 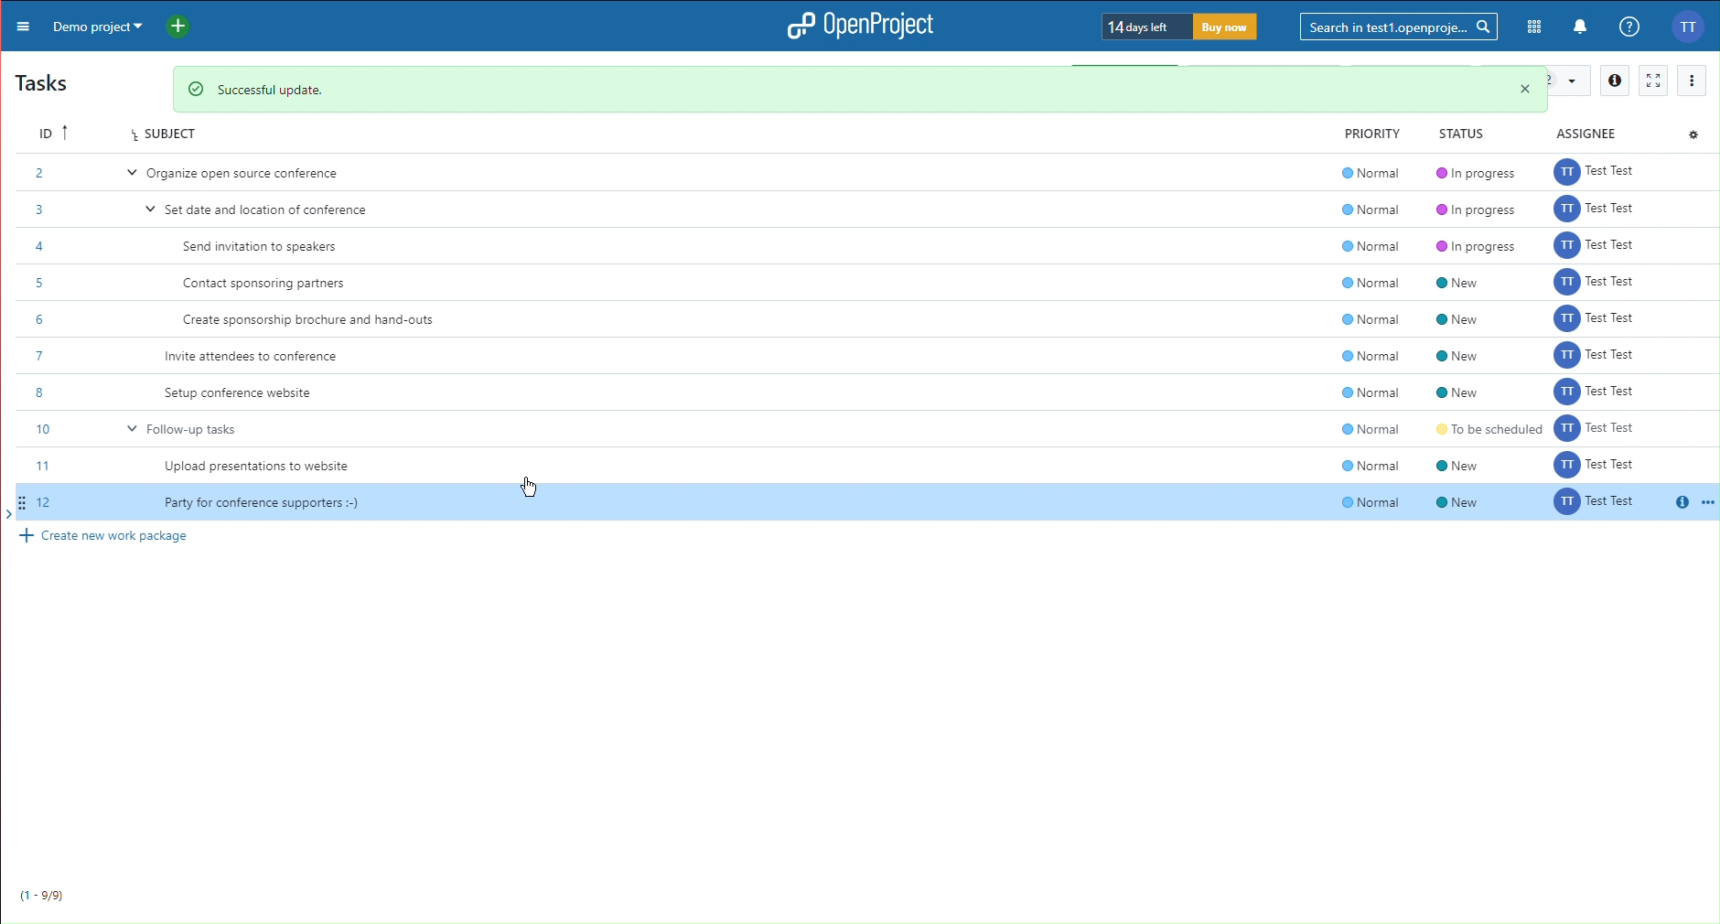 I want to click on options, so click(x=1690, y=79).